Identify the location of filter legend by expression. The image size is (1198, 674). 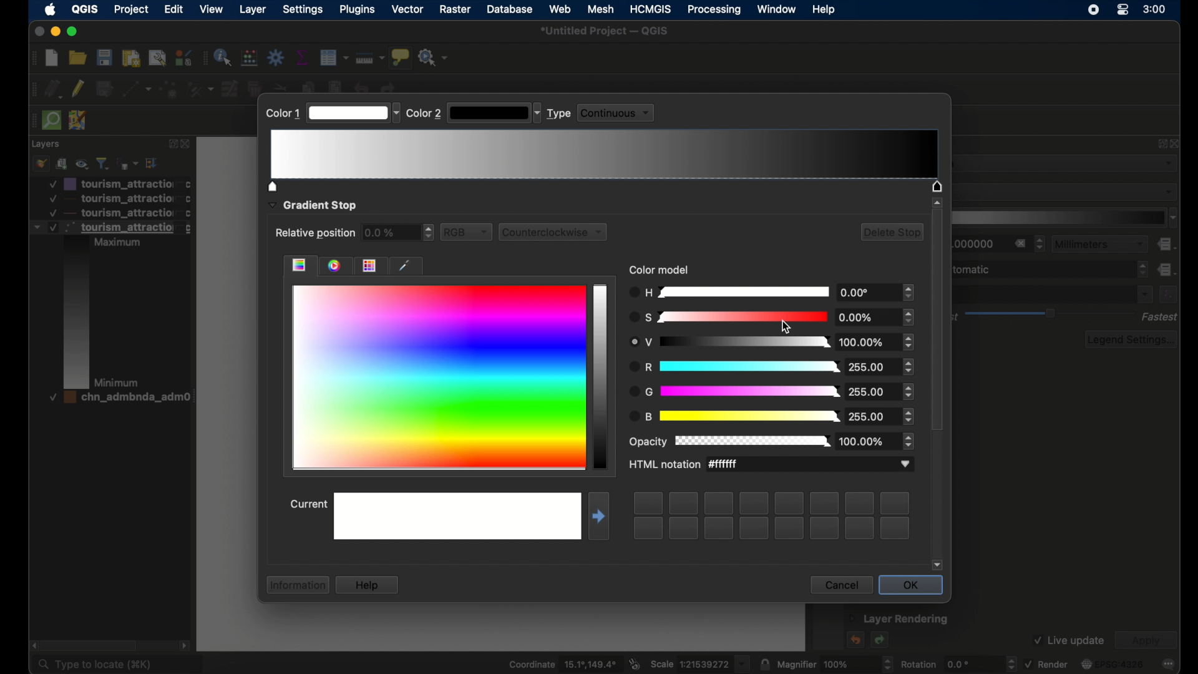
(129, 164).